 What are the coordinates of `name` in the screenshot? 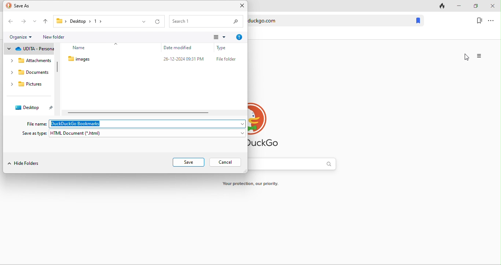 It's located at (101, 47).